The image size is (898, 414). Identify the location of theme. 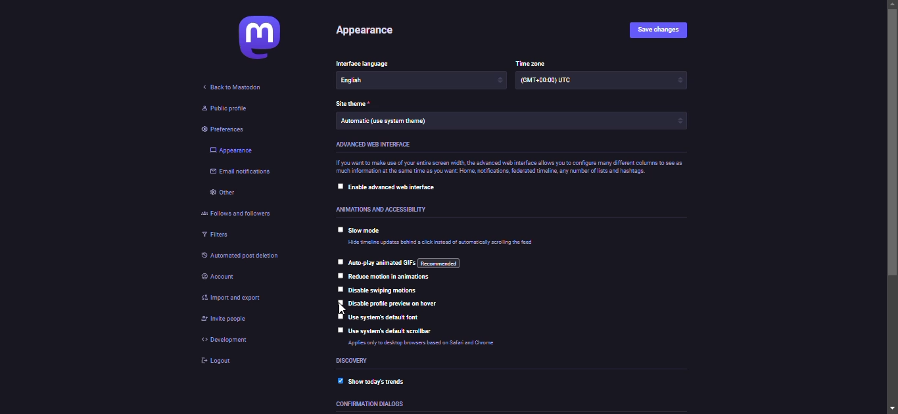
(389, 122).